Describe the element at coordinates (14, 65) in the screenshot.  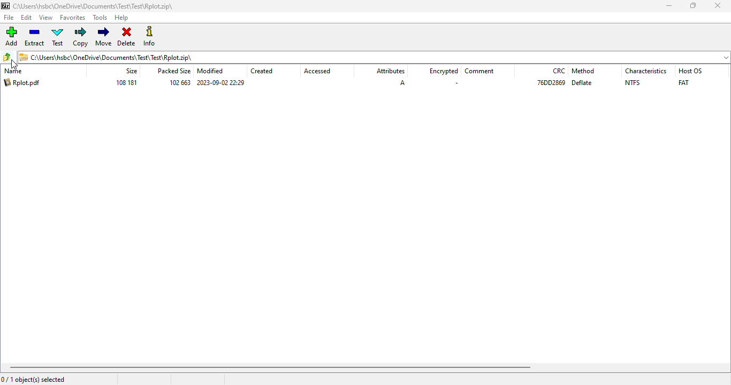
I see `cursor` at that location.